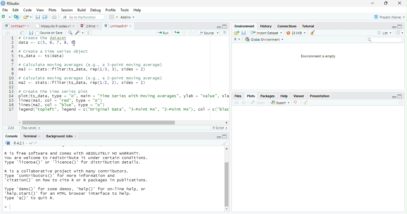  What do you see at coordinates (163, 33) in the screenshot?
I see `Run` at bounding box center [163, 33].